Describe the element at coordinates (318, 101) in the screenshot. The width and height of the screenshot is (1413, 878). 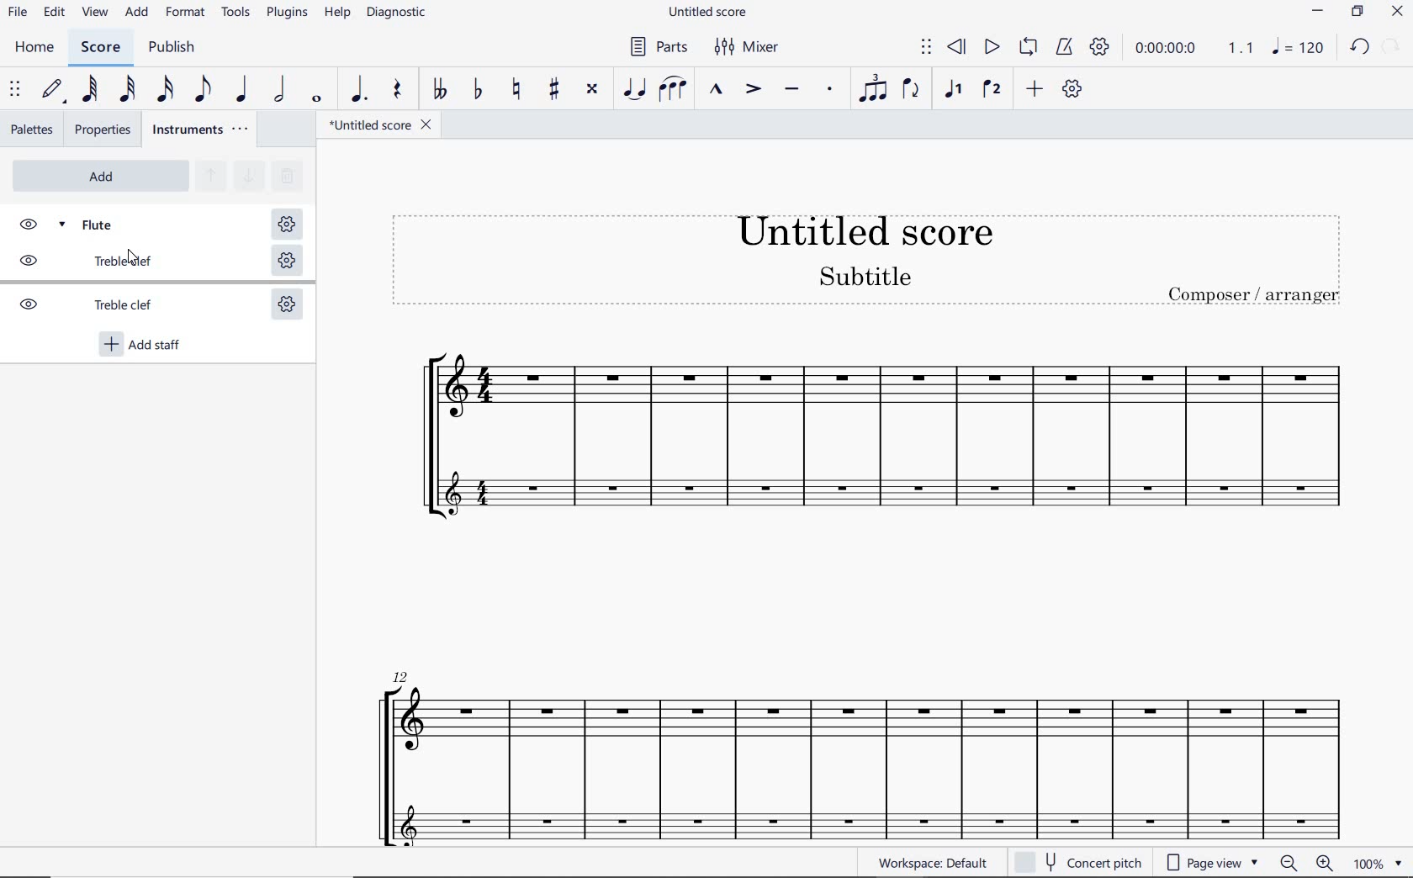
I see `WHOLE NOTE` at that location.